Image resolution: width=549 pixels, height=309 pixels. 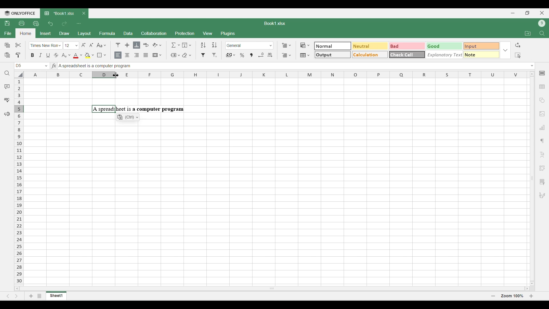 I want to click on Borders, so click(x=102, y=55).